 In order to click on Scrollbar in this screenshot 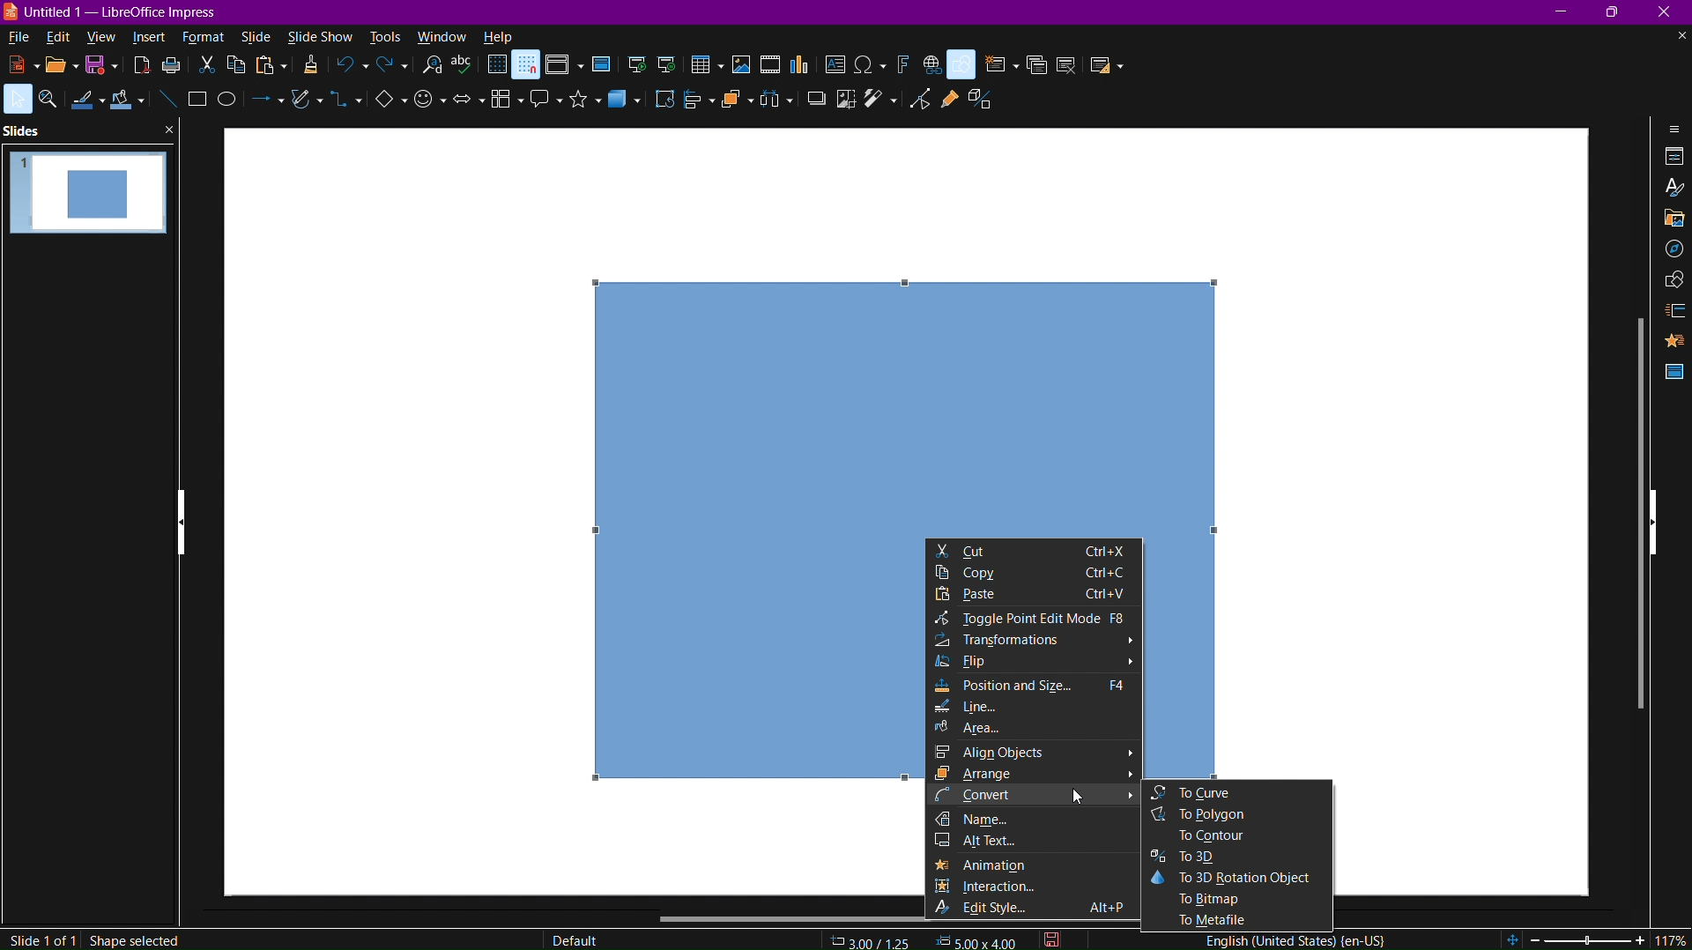, I will do `click(1633, 509)`.